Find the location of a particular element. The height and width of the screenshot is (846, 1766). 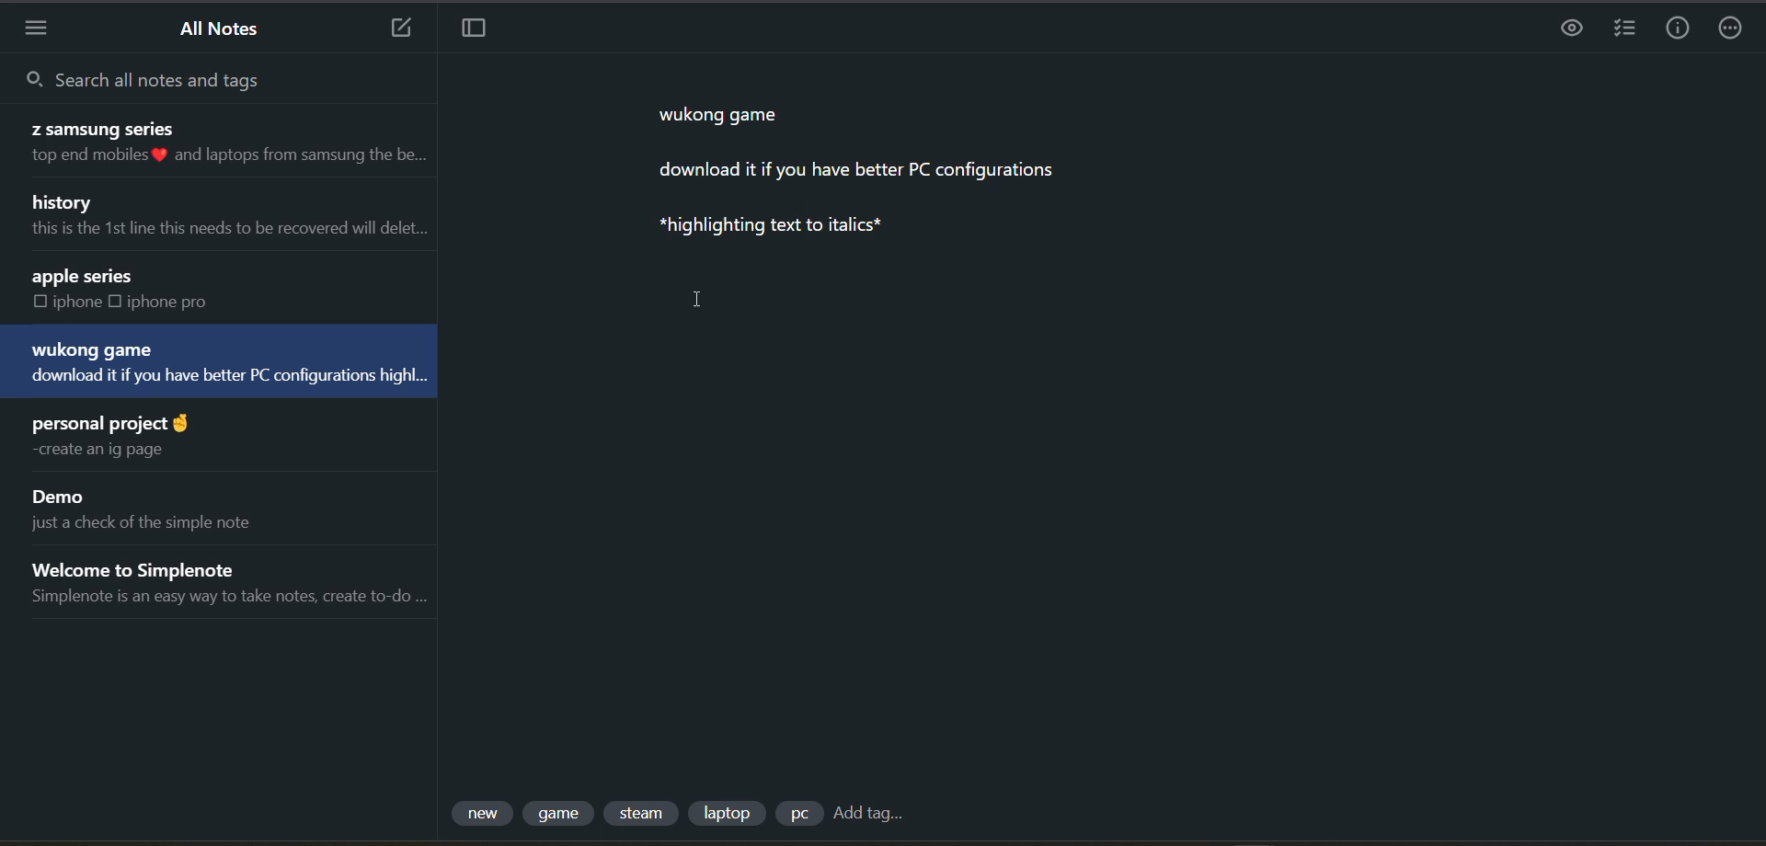

tag 1 is located at coordinates (481, 814).